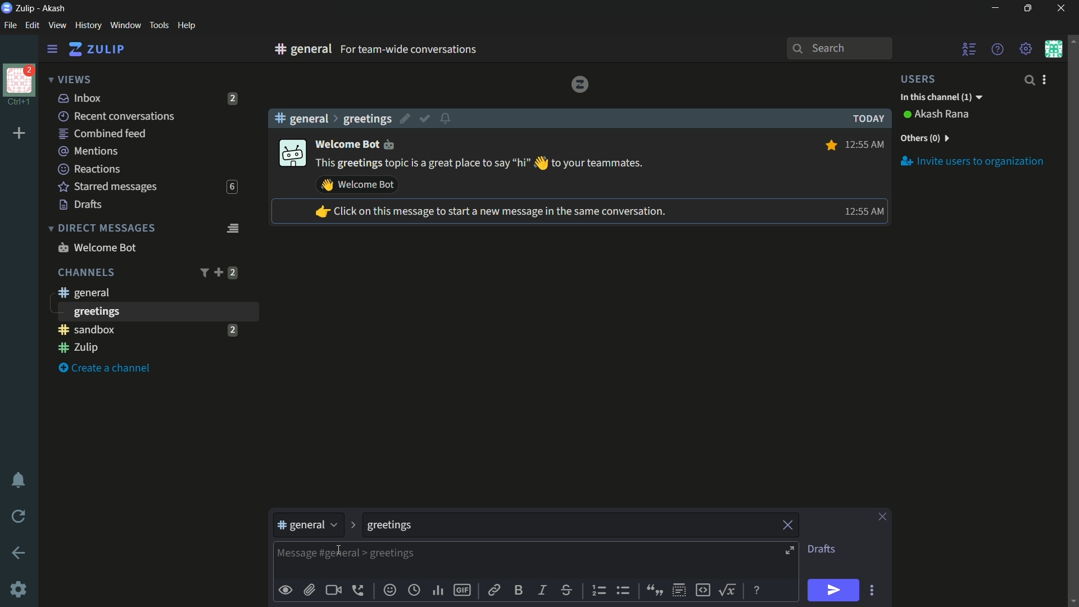  I want to click on file menu, so click(10, 26).